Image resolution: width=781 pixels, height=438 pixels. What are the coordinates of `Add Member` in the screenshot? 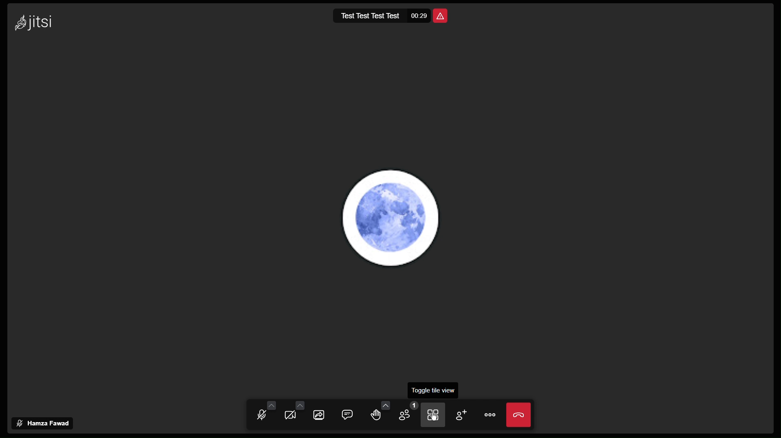 It's located at (463, 414).